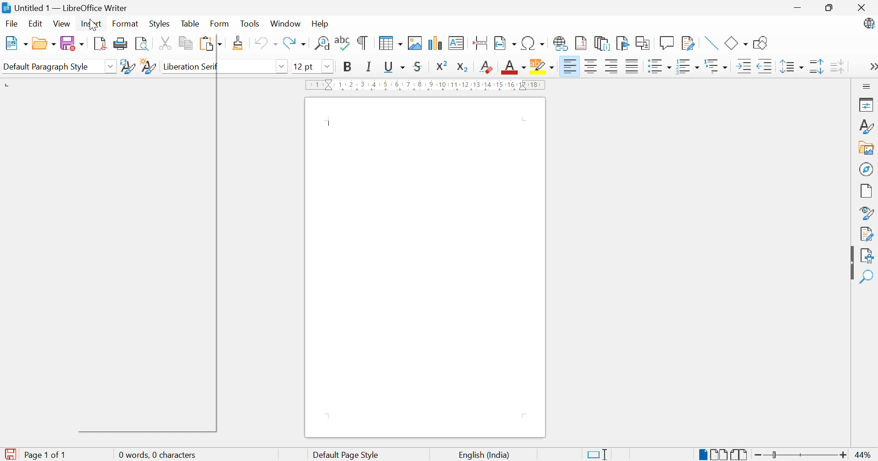 The height and width of the screenshot is (461, 878). What do you see at coordinates (414, 43) in the screenshot?
I see `Insert image` at bounding box center [414, 43].